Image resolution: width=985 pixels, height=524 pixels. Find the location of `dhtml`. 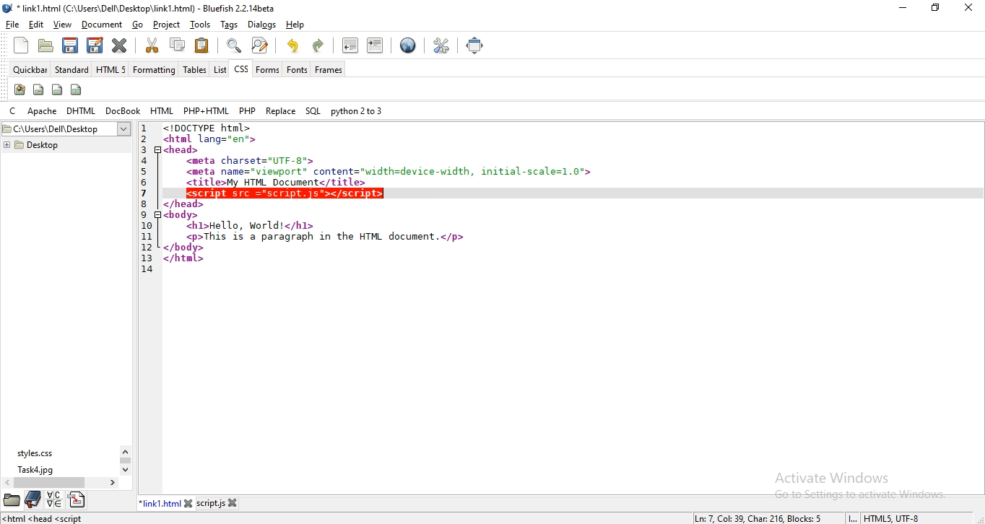

dhtml is located at coordinates (81, 111).